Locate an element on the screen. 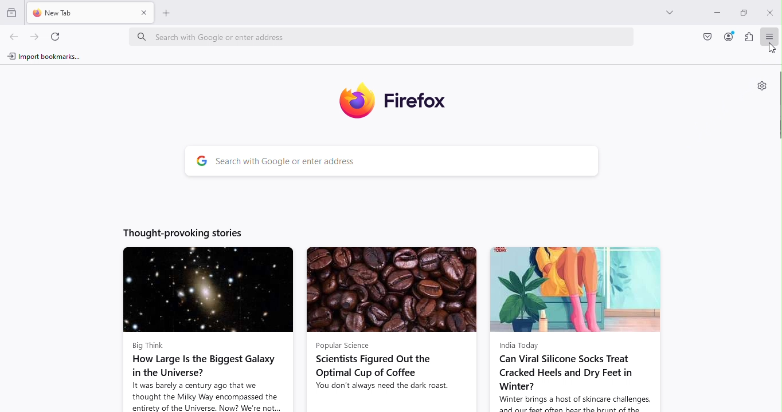 The image size is (782, 412). news article by popular science is located at coordinates (390, 329).